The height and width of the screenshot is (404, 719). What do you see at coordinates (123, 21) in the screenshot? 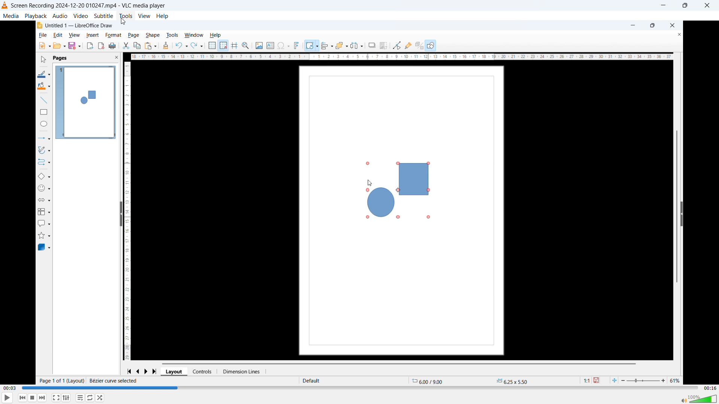
I see `Cursor ` at bounding box center [123, 21].